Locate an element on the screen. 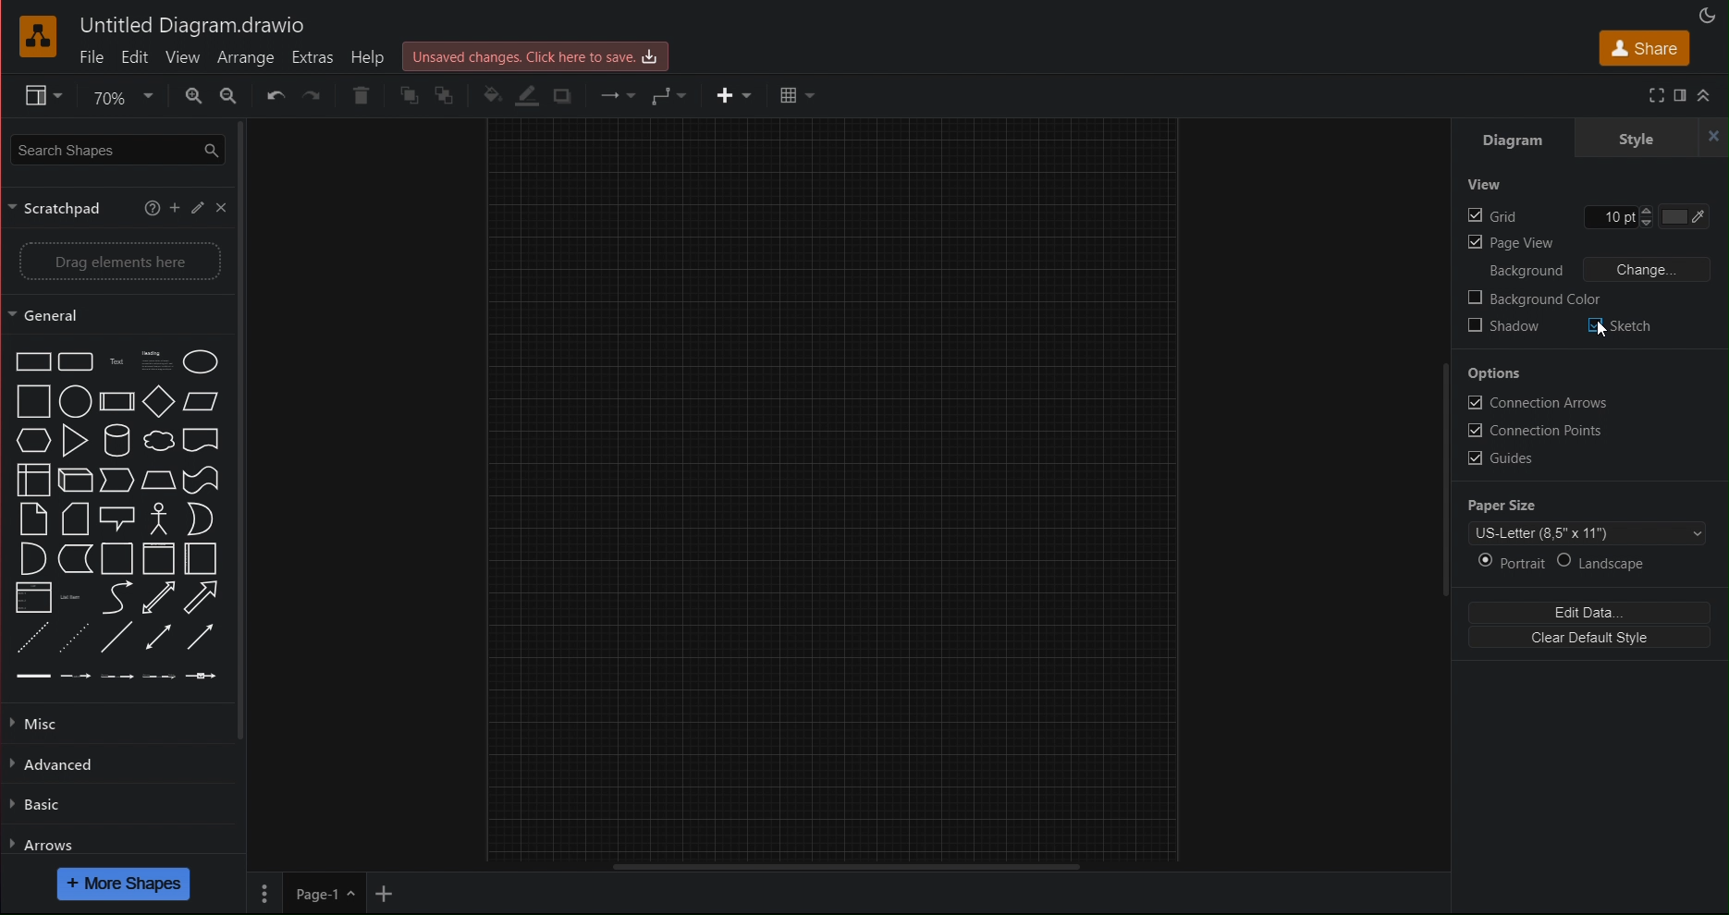 Image resolution: width=1729 pixels, height=915 pixels. Scrollbar is located at coordinates (1442, 480).